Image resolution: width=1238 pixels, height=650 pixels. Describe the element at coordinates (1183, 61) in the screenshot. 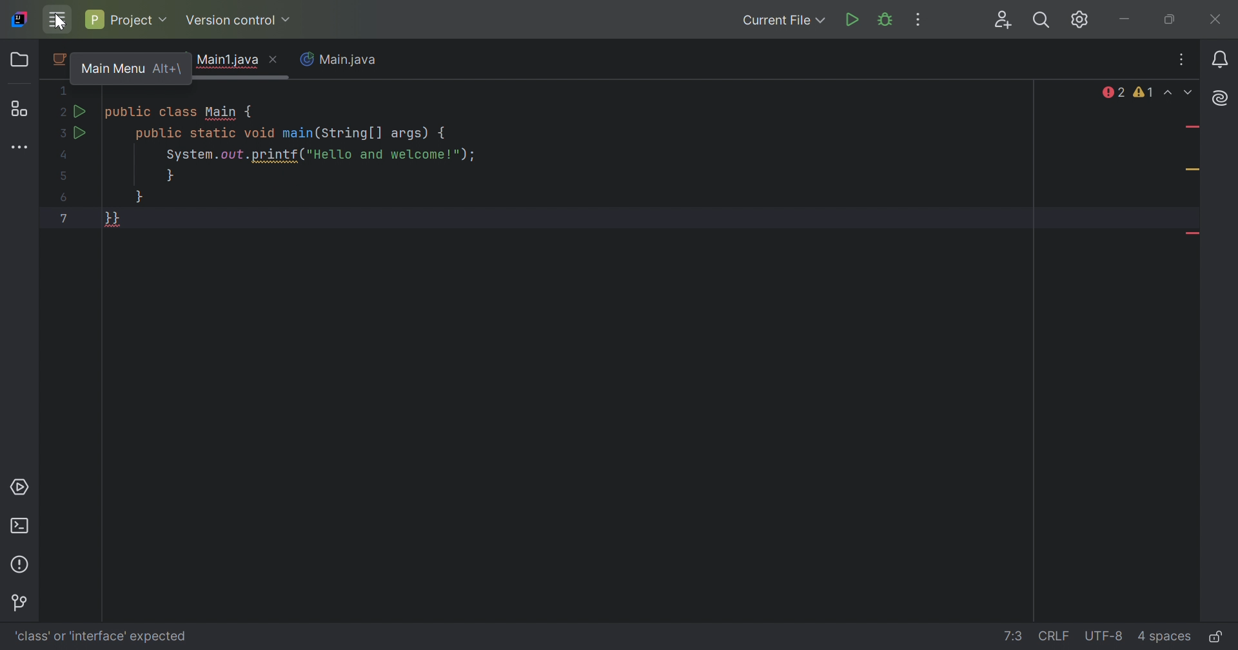

I see `Recent Files, tab Action, and More` at that location.